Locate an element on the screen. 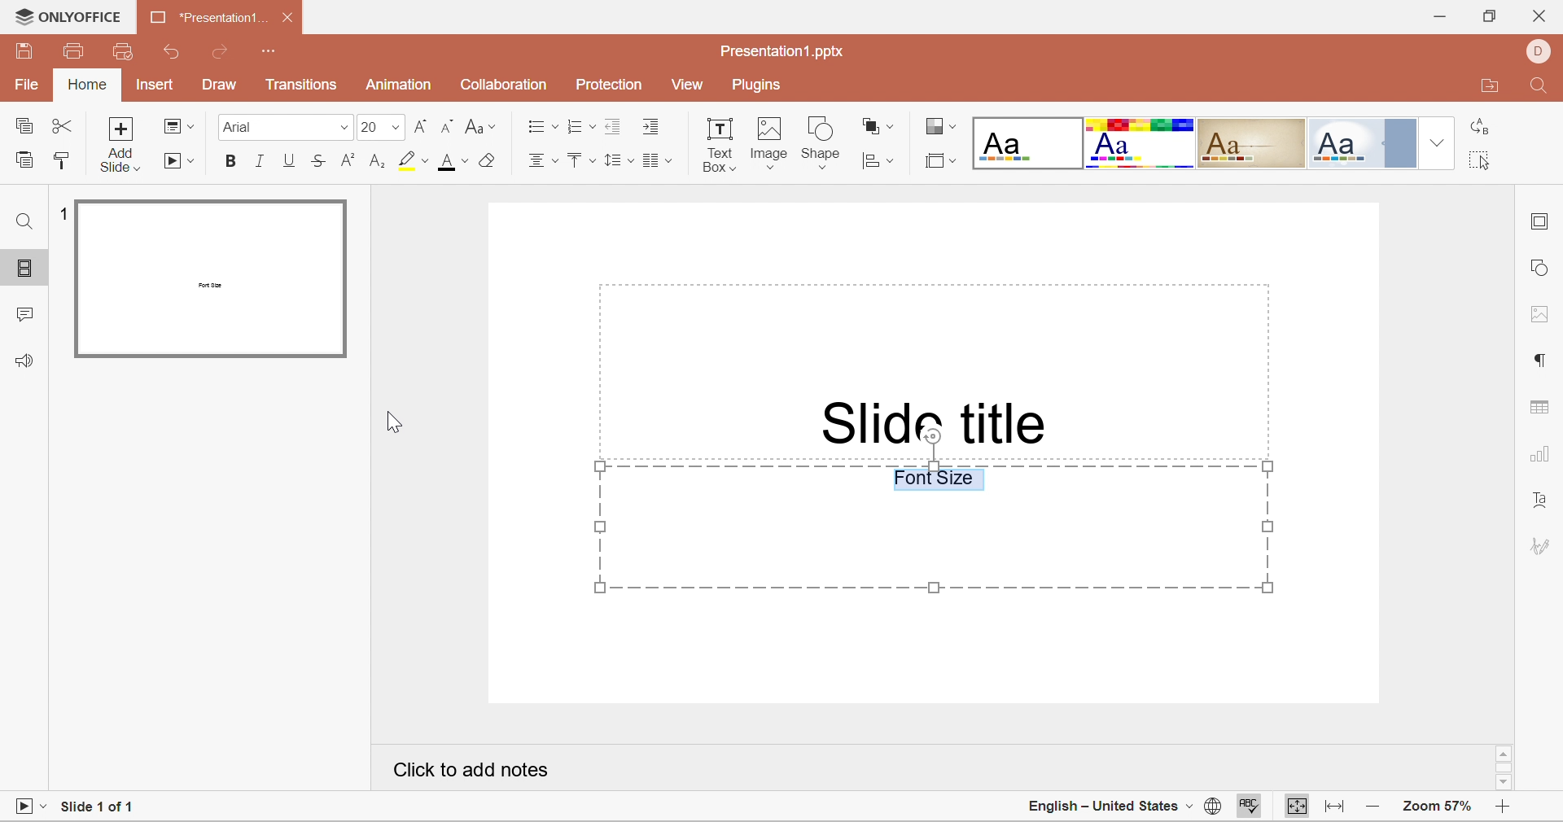  Draw is located at coordinates (221, 85).